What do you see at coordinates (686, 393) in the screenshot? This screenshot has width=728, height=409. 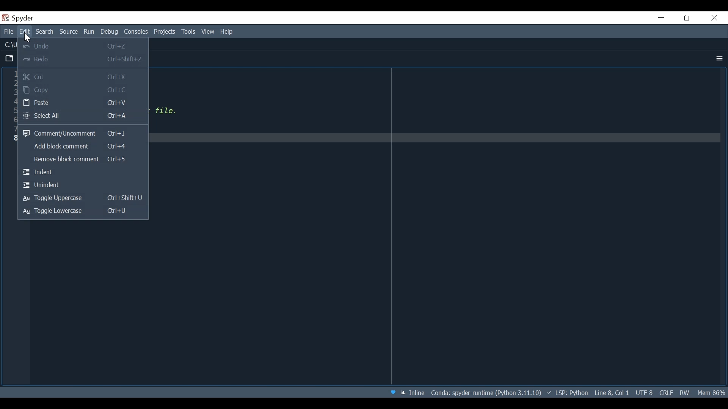 I see `File Permission` at bounding box center [686, 393].